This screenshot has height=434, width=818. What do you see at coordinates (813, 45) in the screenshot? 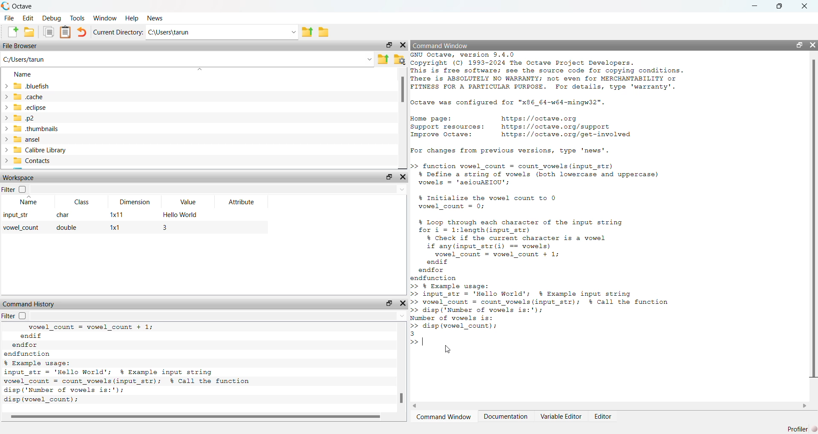
I see `close` at bounding box center [813, 45].